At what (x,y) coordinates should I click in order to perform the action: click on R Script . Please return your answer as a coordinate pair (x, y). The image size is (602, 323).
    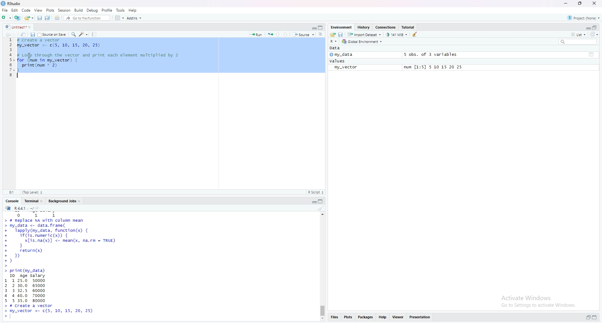
    Looking at the image, I should click on (316, 193).